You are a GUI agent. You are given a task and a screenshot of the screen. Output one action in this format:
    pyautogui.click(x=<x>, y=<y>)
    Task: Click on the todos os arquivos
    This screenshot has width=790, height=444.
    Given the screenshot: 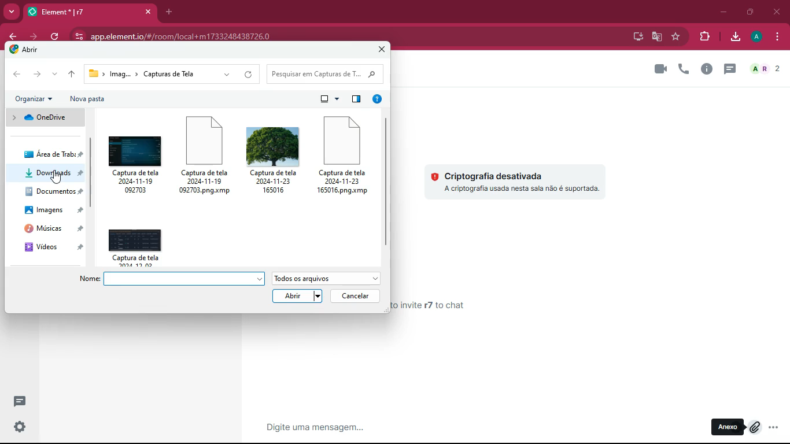 What is the action you would take?
    pyautogui.click(x=327, y=278)
    